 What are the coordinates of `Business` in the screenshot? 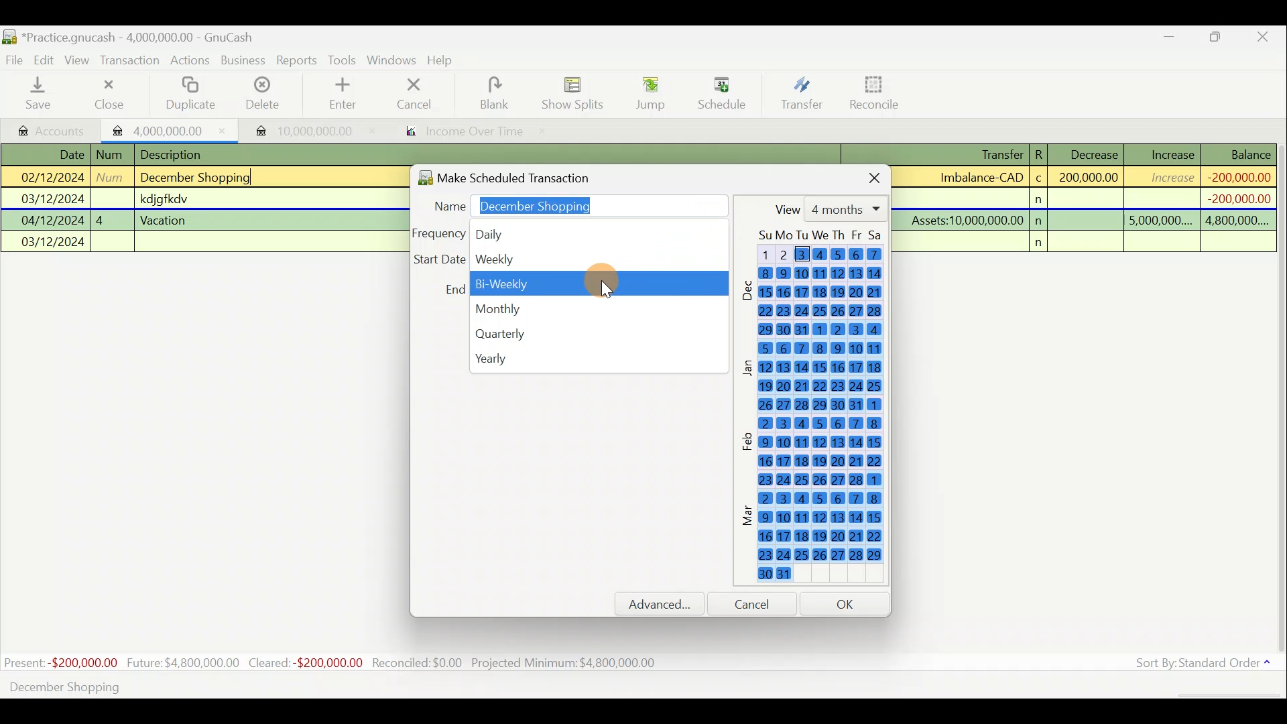 It's located at (244, 61).